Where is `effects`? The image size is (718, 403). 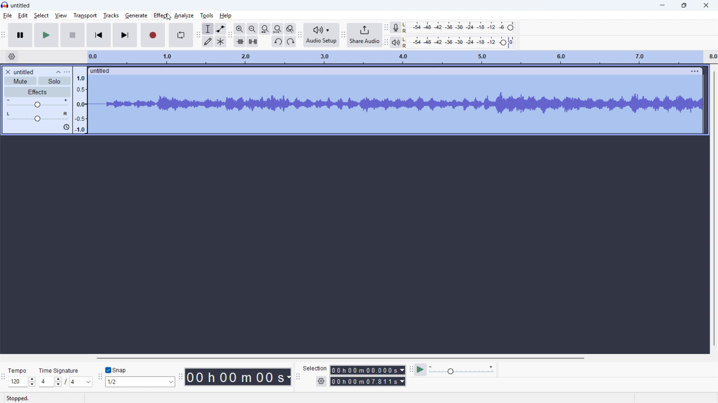
effects is located at coordinates (37, 92).